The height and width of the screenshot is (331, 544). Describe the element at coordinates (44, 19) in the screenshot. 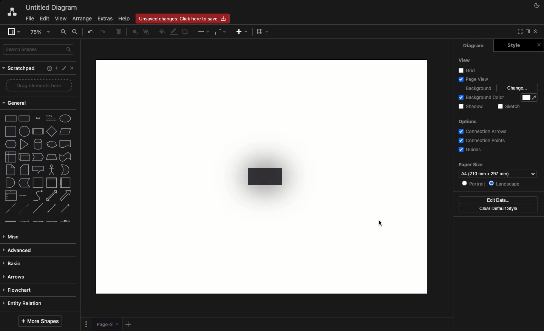

I see `Edit` at that location.